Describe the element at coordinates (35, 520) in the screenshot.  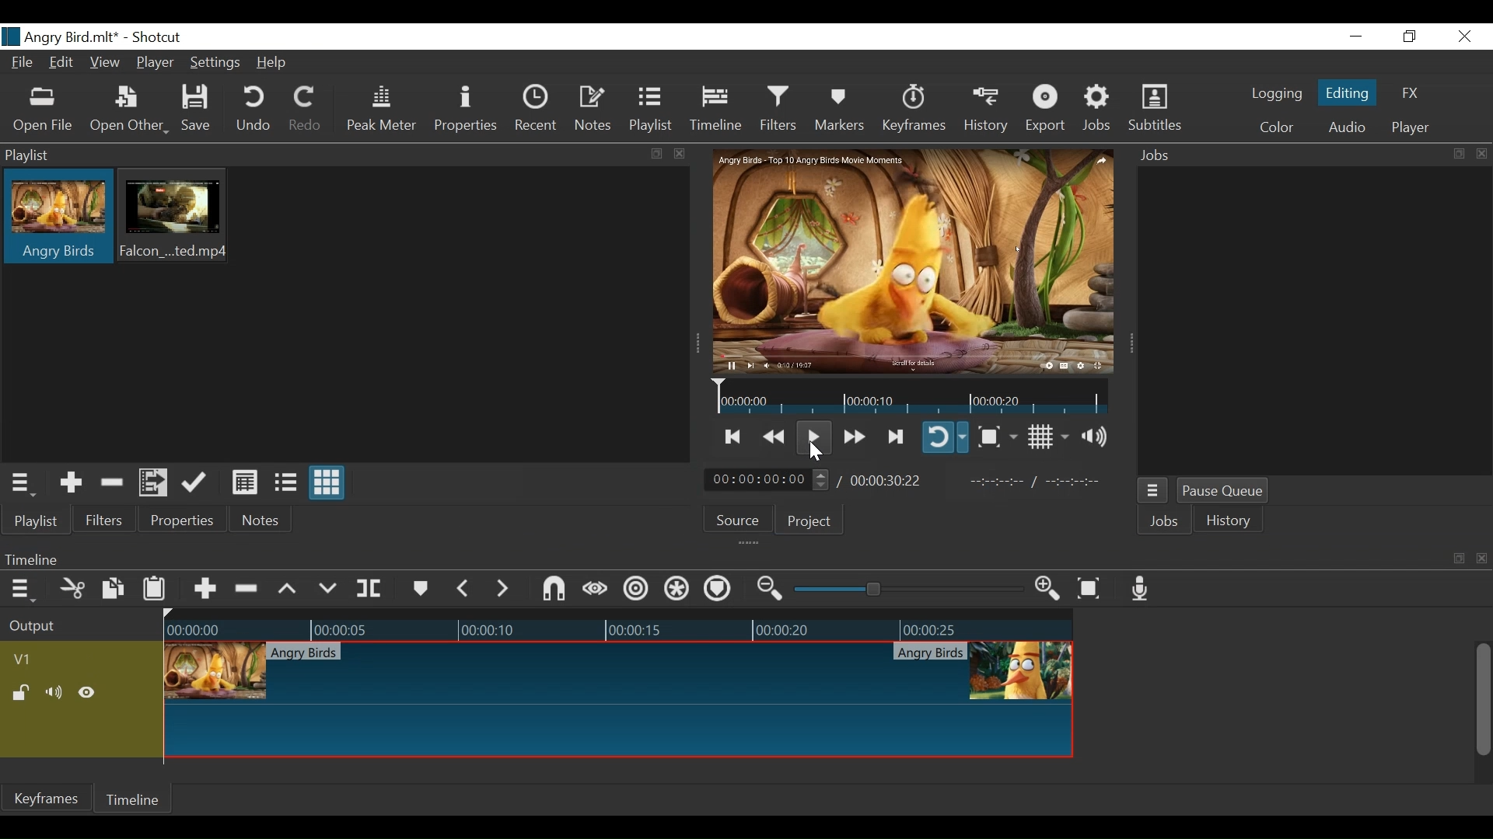
I see `Playlist ` at that location.